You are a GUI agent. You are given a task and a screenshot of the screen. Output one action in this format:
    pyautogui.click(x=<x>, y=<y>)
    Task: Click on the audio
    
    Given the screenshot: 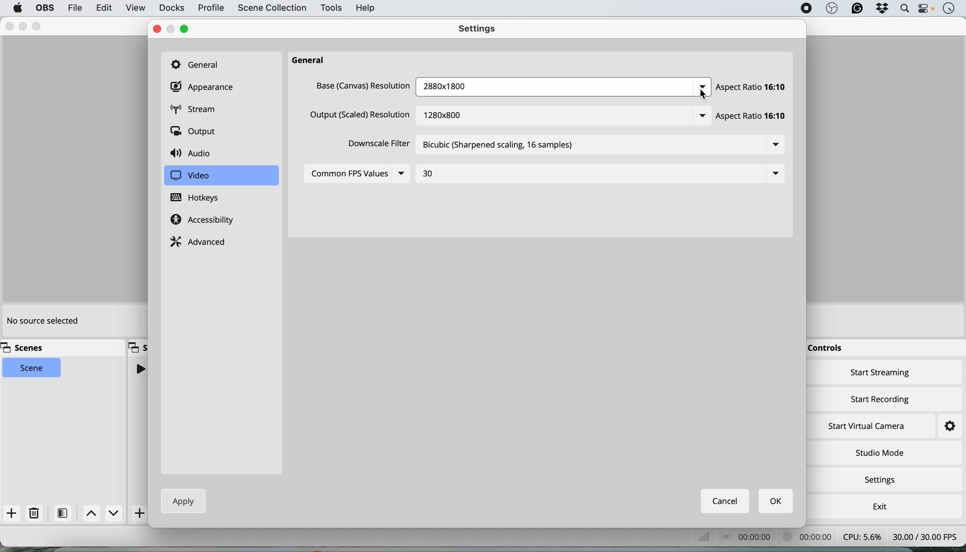 What is the action you would take?
    pyautogui.click(x=194, y=152)
    